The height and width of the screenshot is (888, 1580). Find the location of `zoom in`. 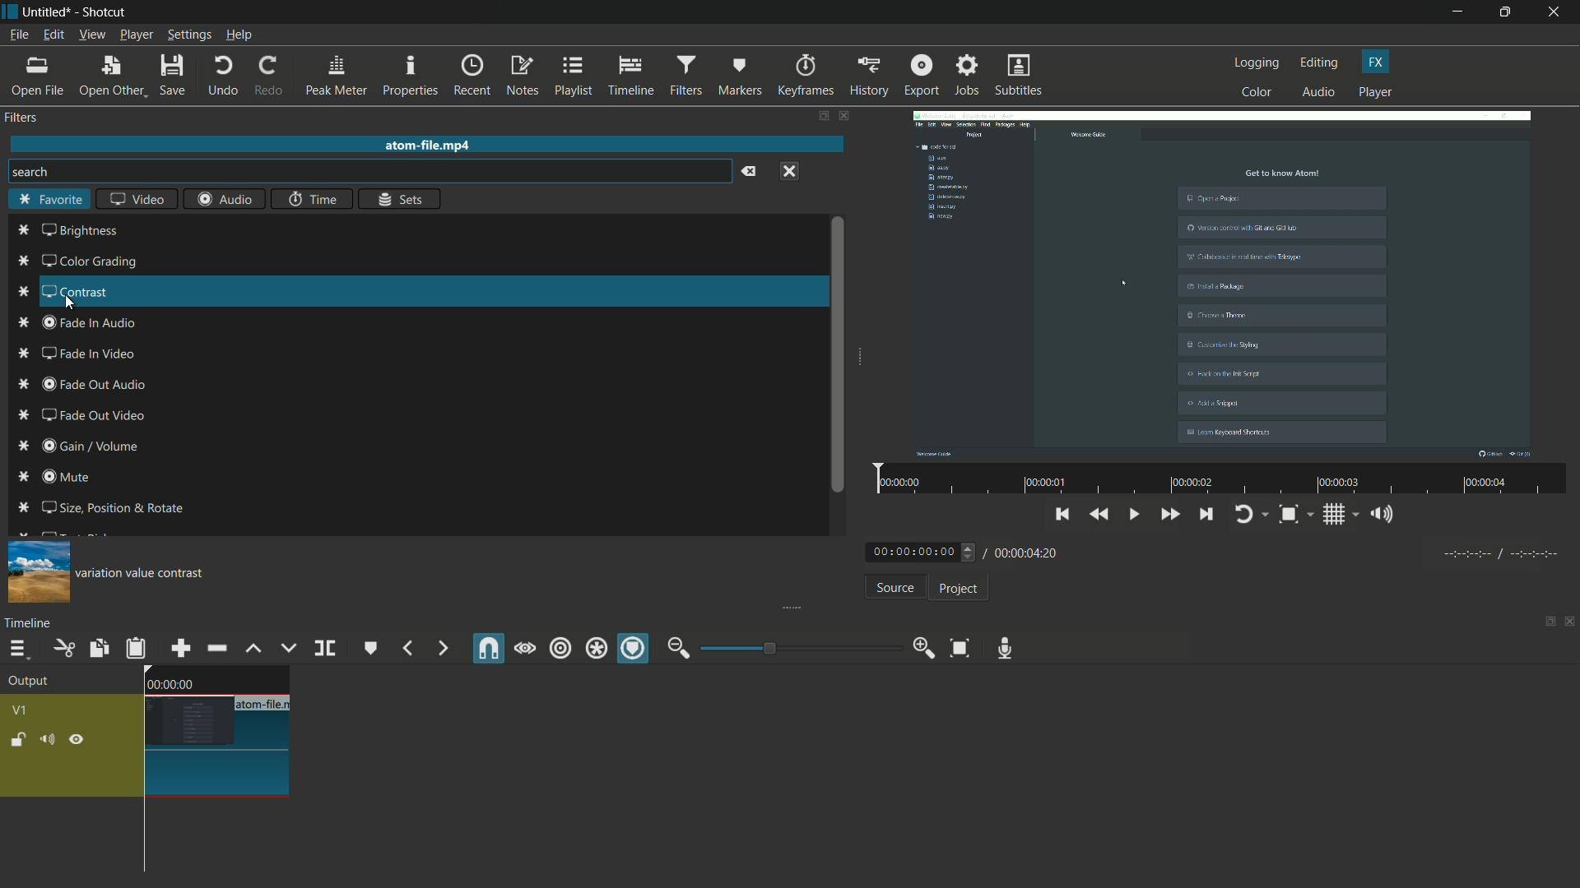

zoom in is located at coordinates (920, 649).